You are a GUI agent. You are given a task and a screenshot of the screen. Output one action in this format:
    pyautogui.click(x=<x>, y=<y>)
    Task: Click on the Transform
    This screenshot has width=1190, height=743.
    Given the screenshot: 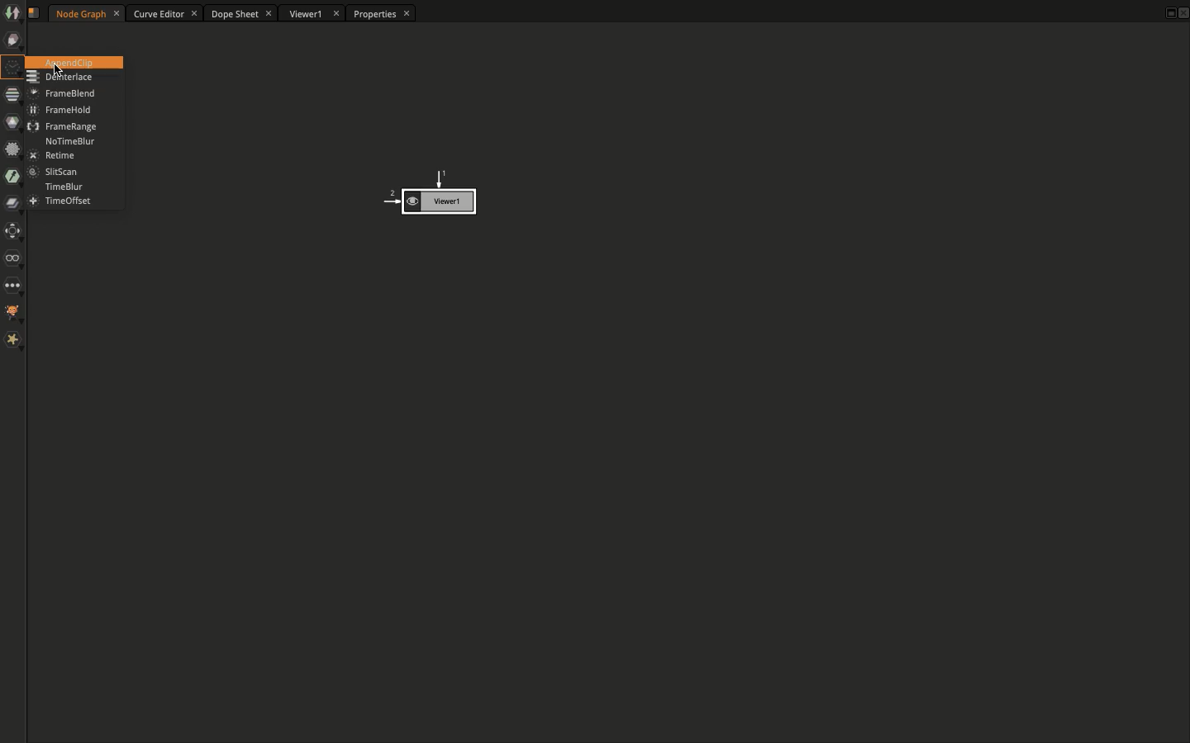 What is the action you would take?
    pyautogui.click(x=13, y=233)
    